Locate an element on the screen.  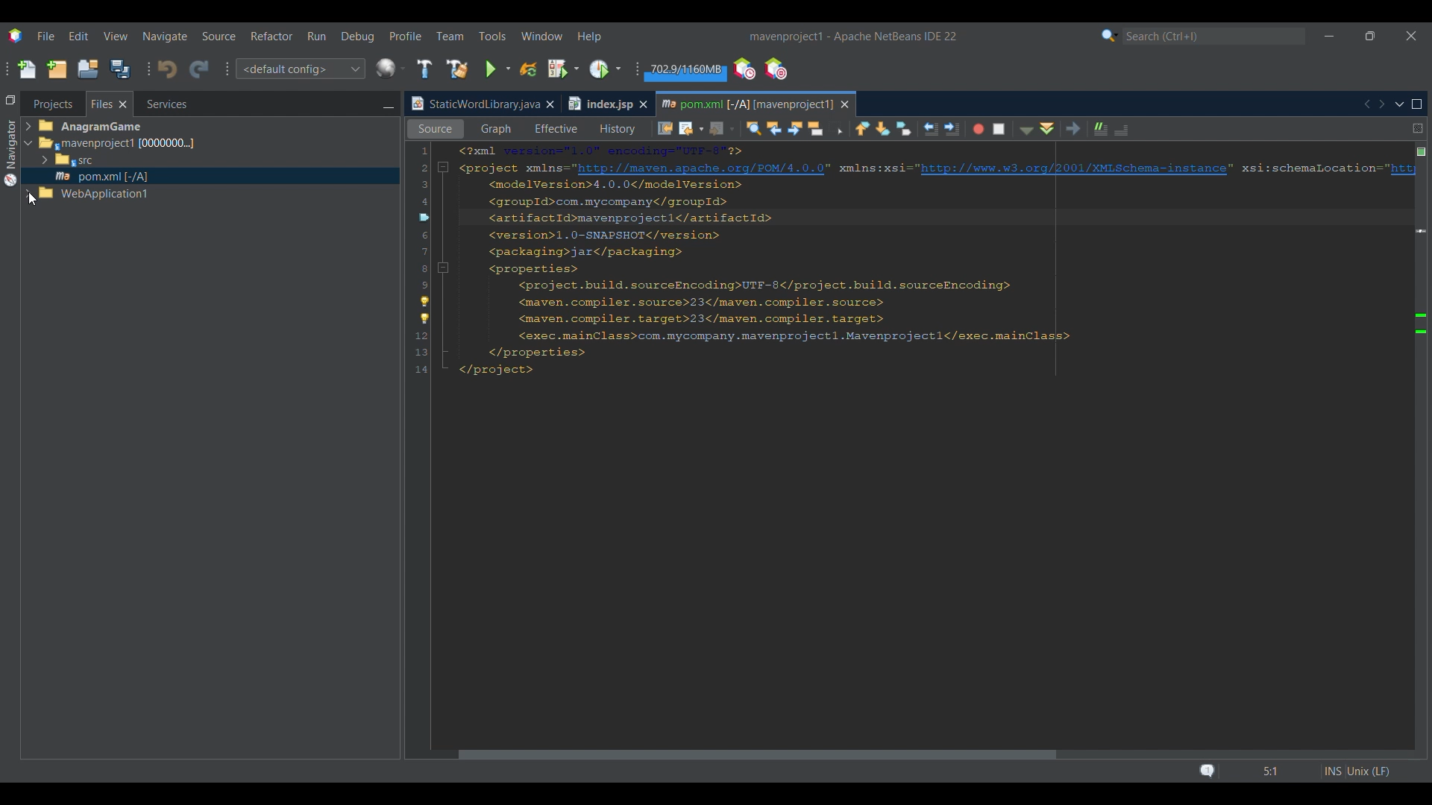
Window menu is located at coordinates (542, 36).